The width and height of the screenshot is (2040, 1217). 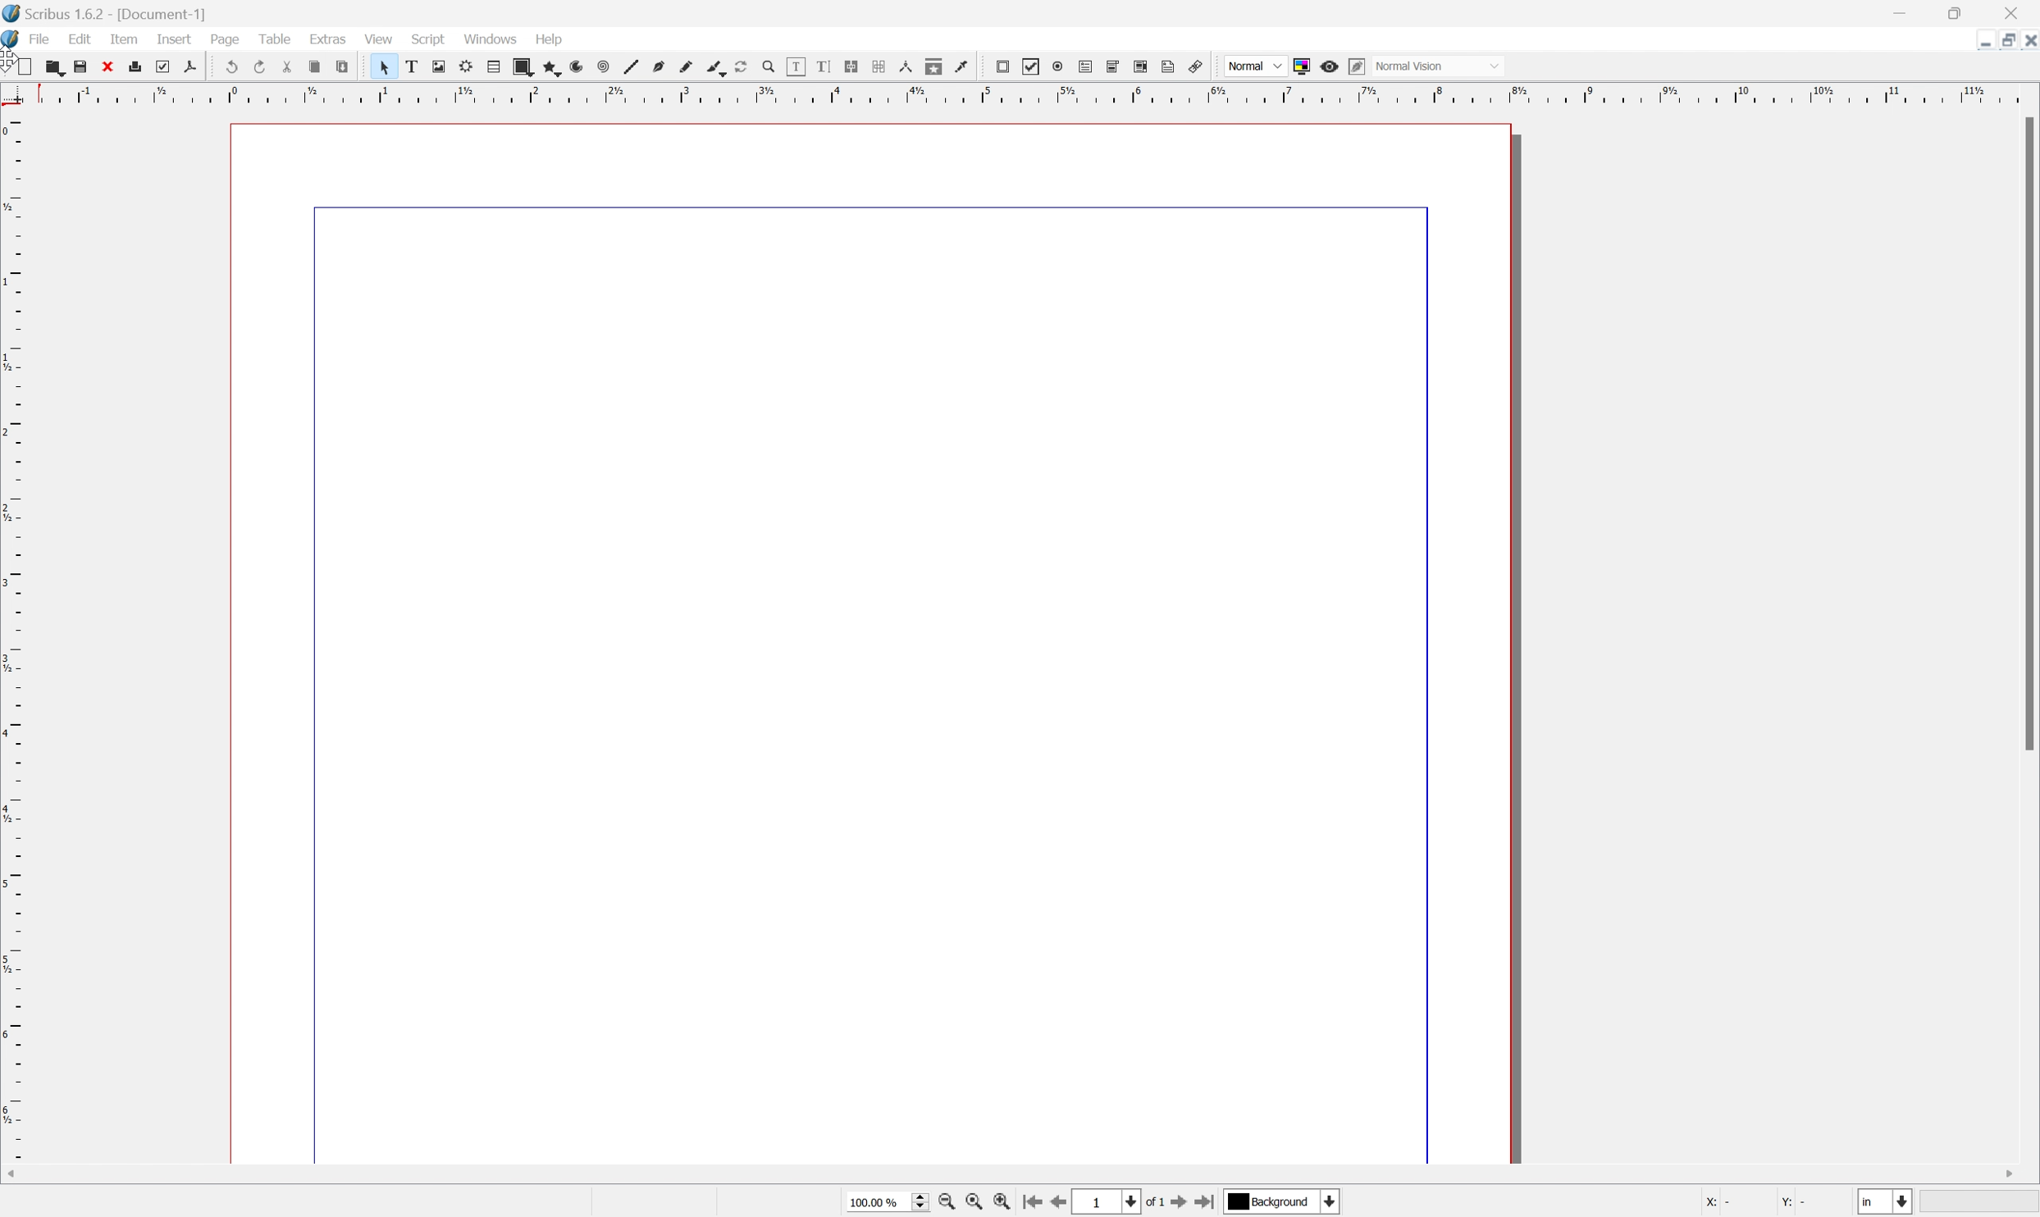 I want to click on pdf text field, so click(x=1085, y=66).